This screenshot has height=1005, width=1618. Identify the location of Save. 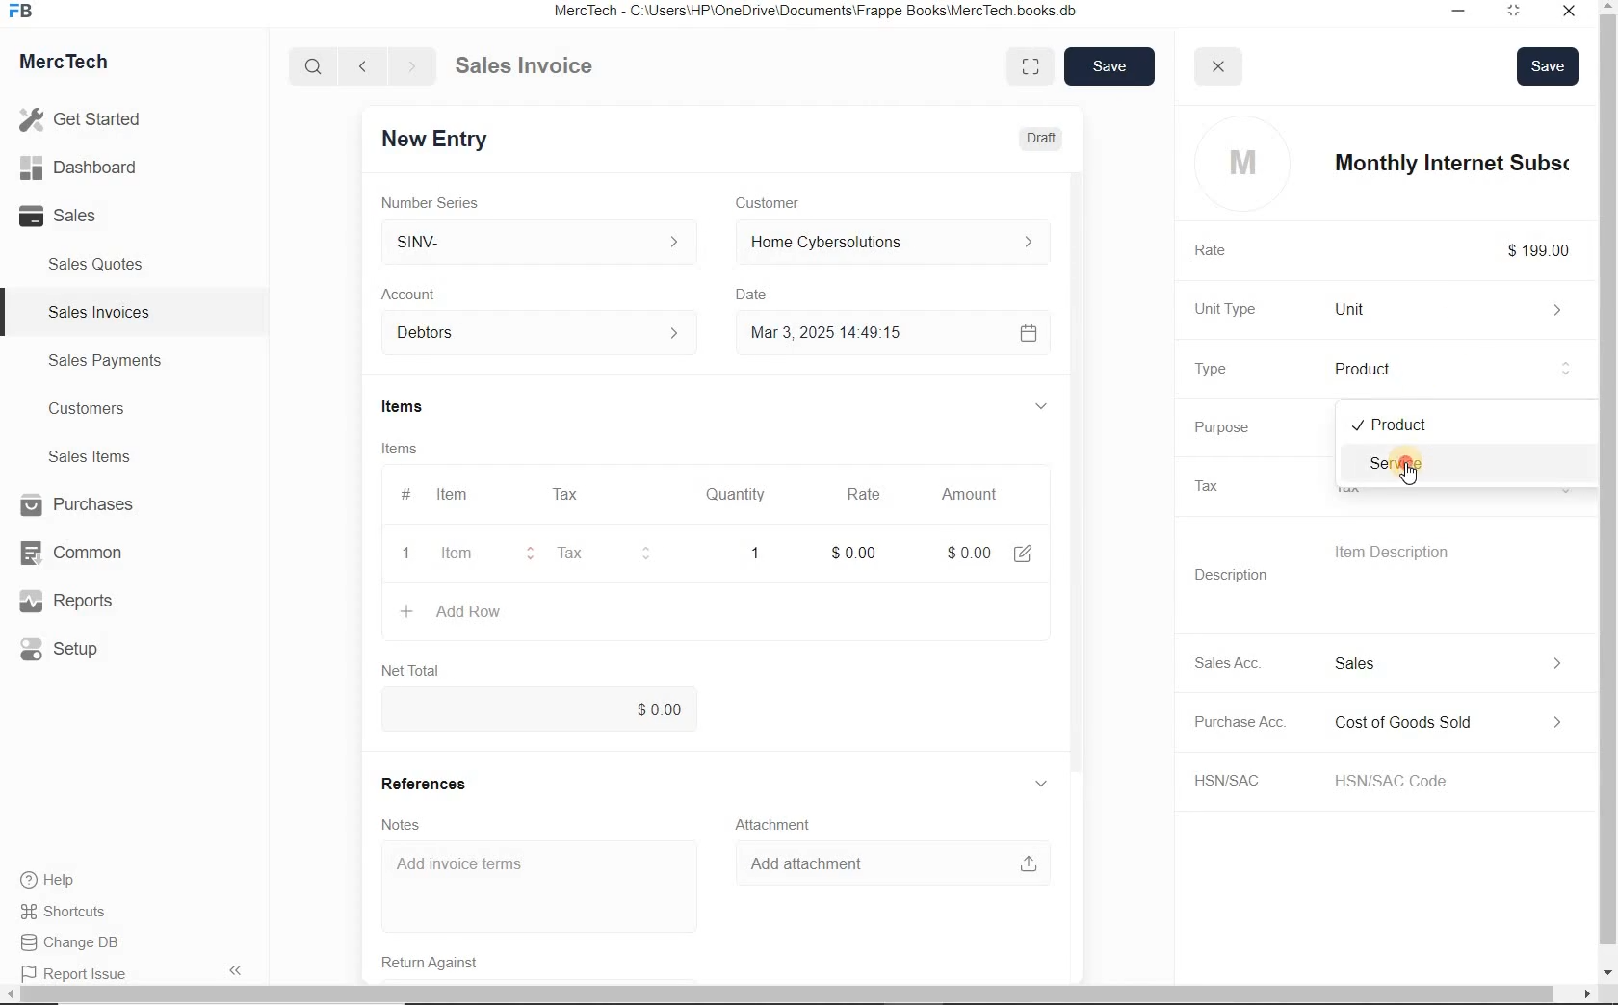
(1546, 65).